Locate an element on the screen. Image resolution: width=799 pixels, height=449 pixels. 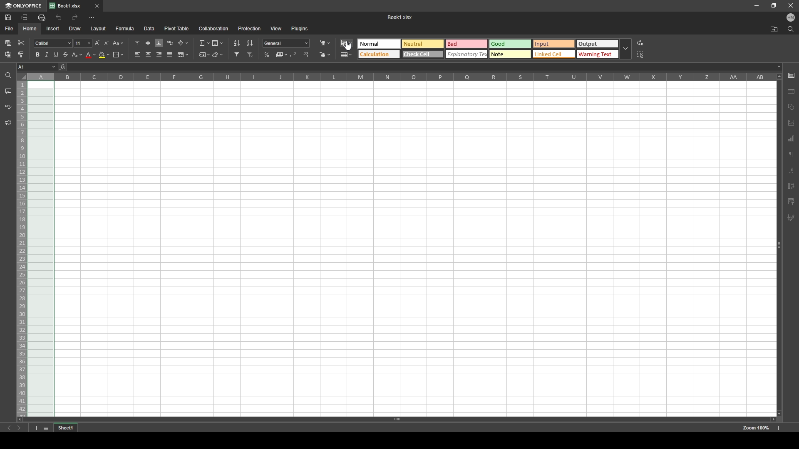
zoom out is located at coordinates (734, 429).